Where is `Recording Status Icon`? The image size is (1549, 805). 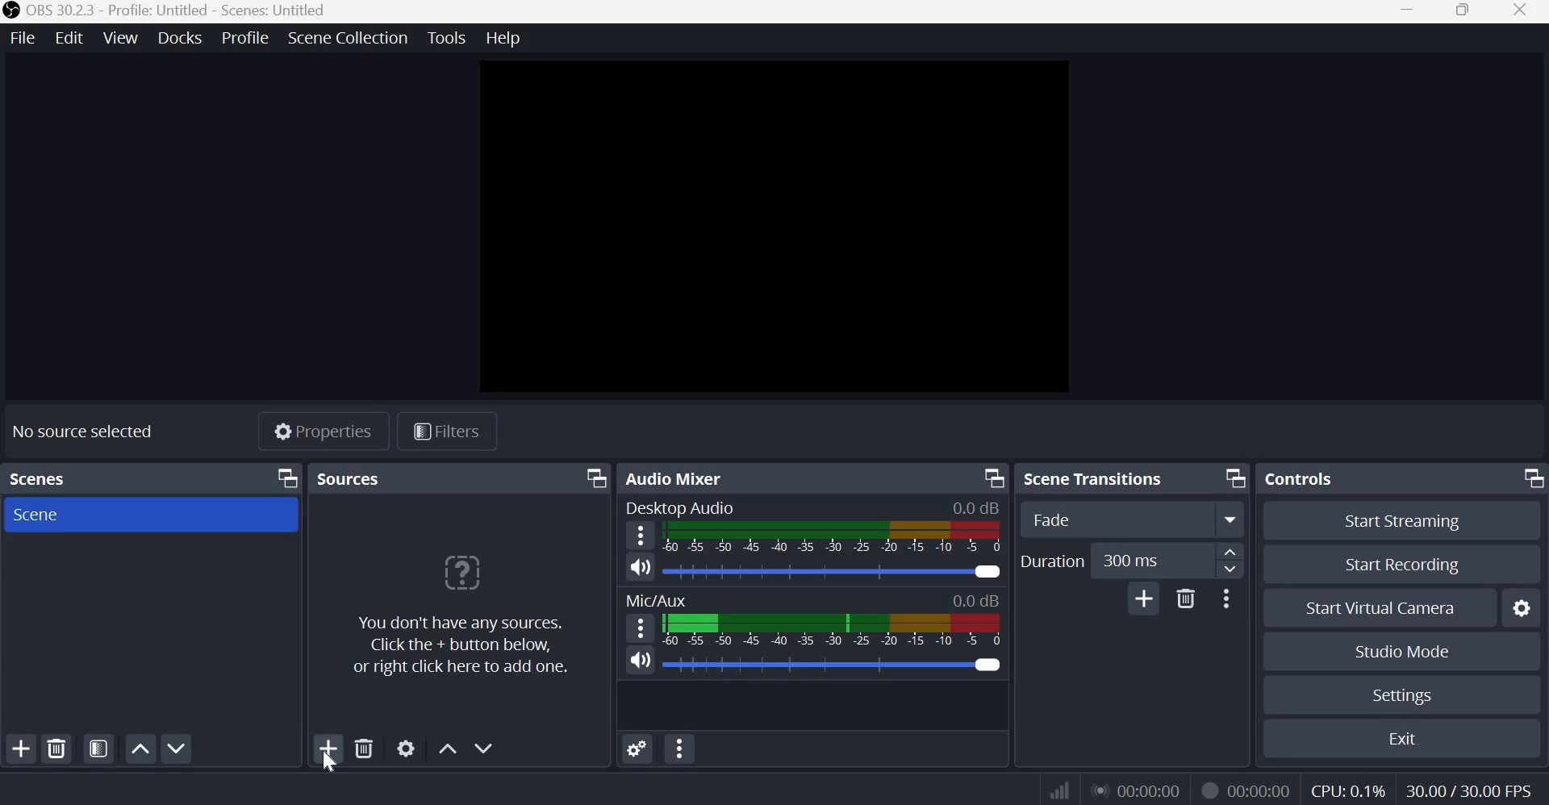 Recording Status Icon is located at coordinates (1207, 790).